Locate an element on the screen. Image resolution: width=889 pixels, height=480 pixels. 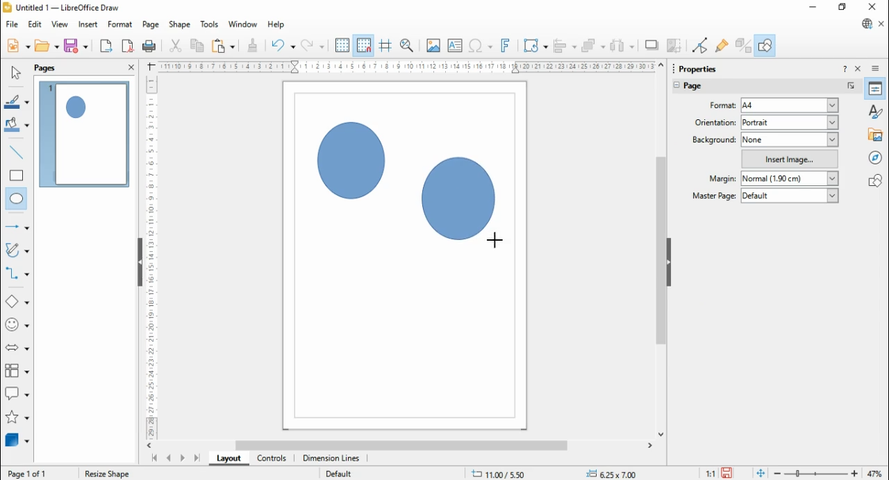
normal is located at coordinates (790, 179).